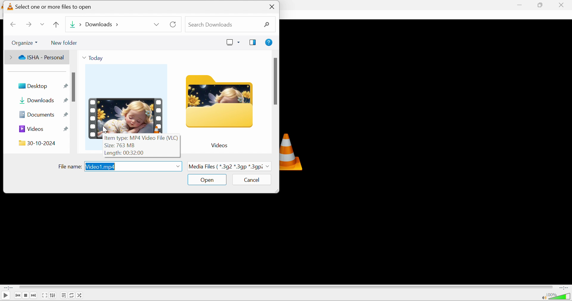 This screenshot has height=301, width=572. I want to click on Videos, so click(219, 146).